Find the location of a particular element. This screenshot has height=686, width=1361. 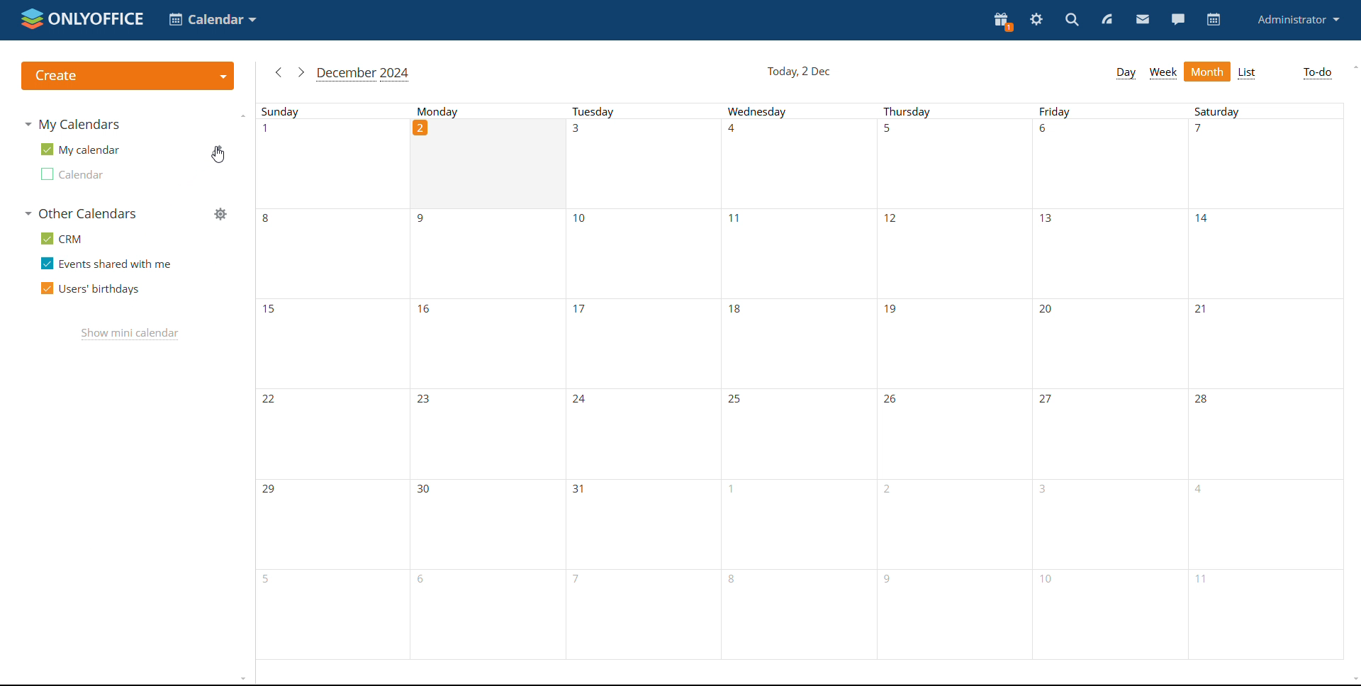

Tuesday is located at coordinates (639, 111).